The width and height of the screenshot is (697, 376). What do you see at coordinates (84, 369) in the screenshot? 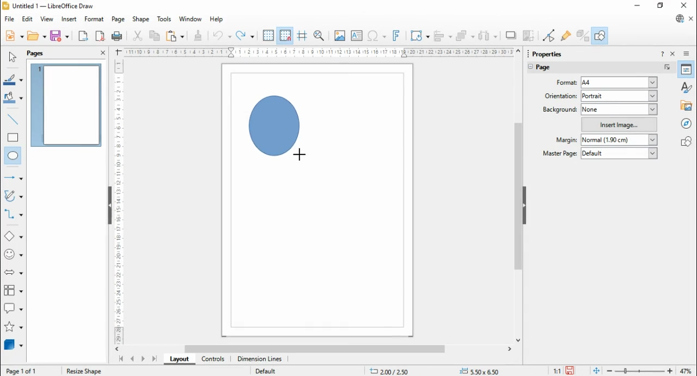
I see `Resize shape` at bounding box center [84, 369].